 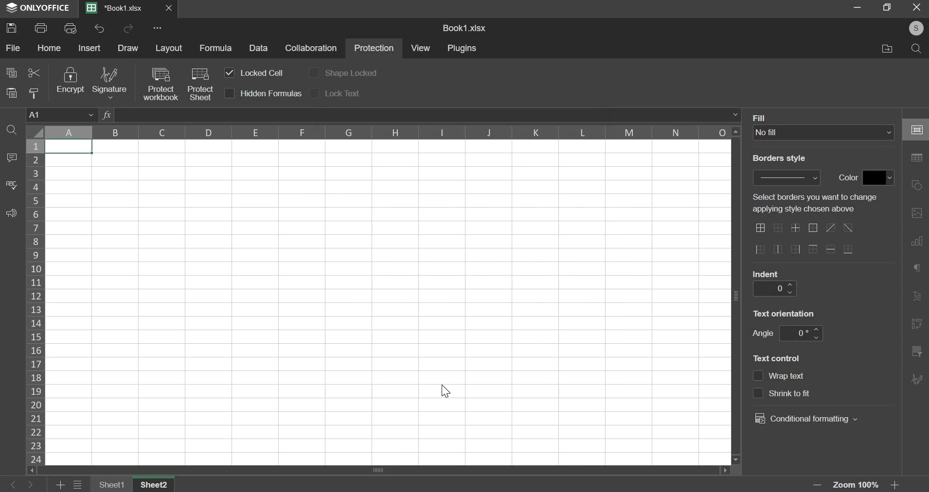 I want to click on right side bar, so click(x=918, y=158).